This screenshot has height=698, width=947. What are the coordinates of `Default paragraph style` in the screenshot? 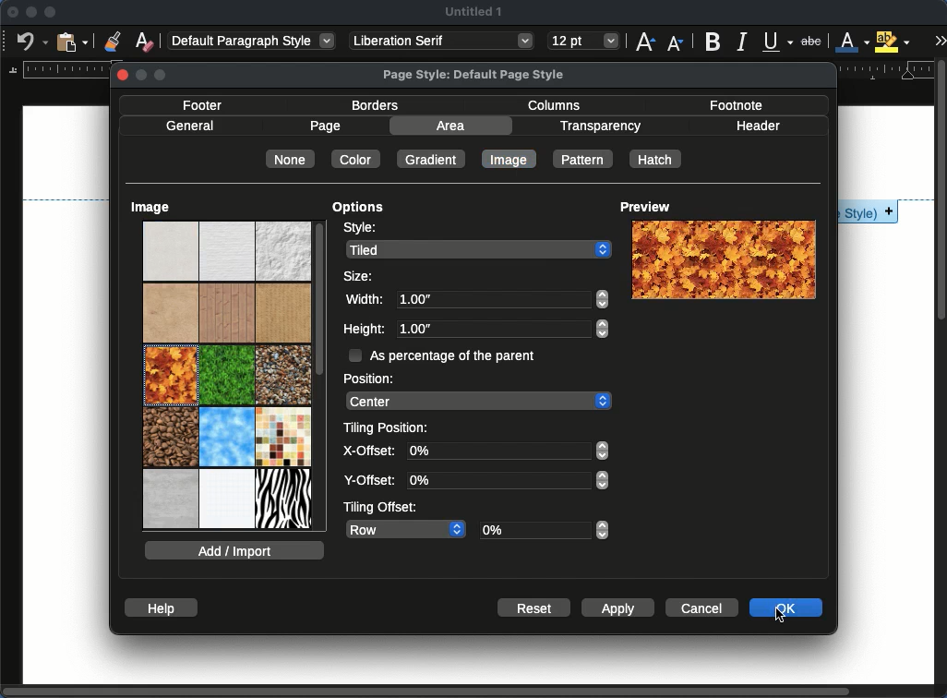 It's located at (251, 41).